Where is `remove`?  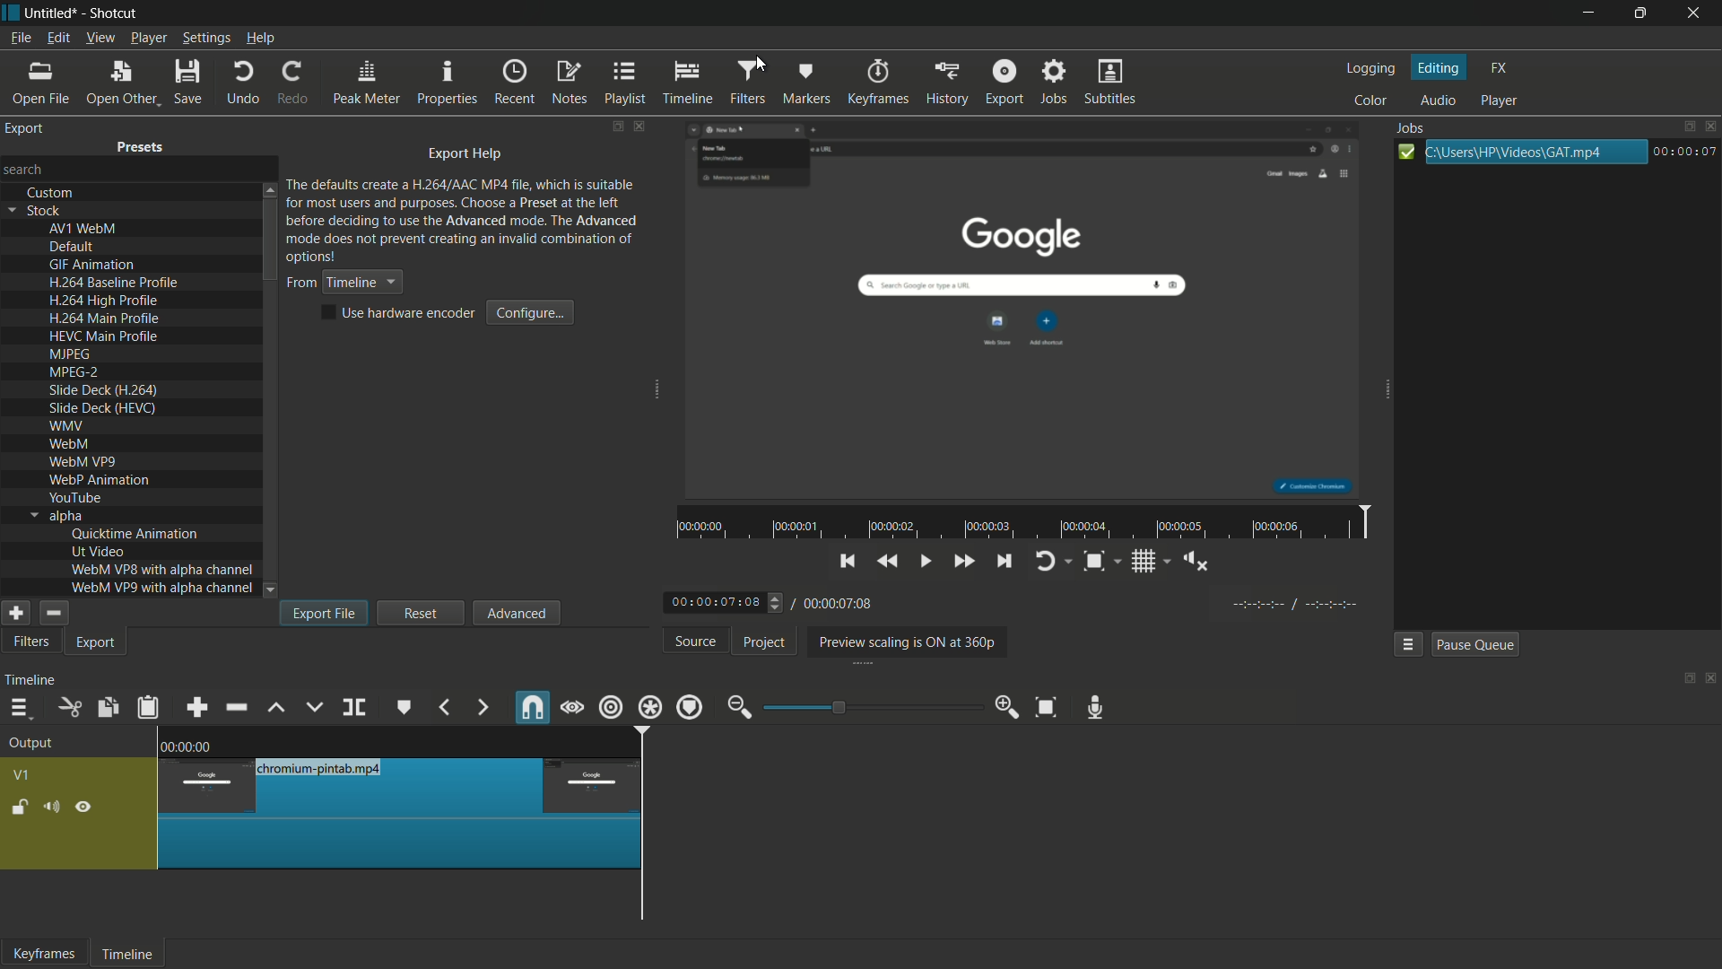
remove is located at coordinates (52, 613).